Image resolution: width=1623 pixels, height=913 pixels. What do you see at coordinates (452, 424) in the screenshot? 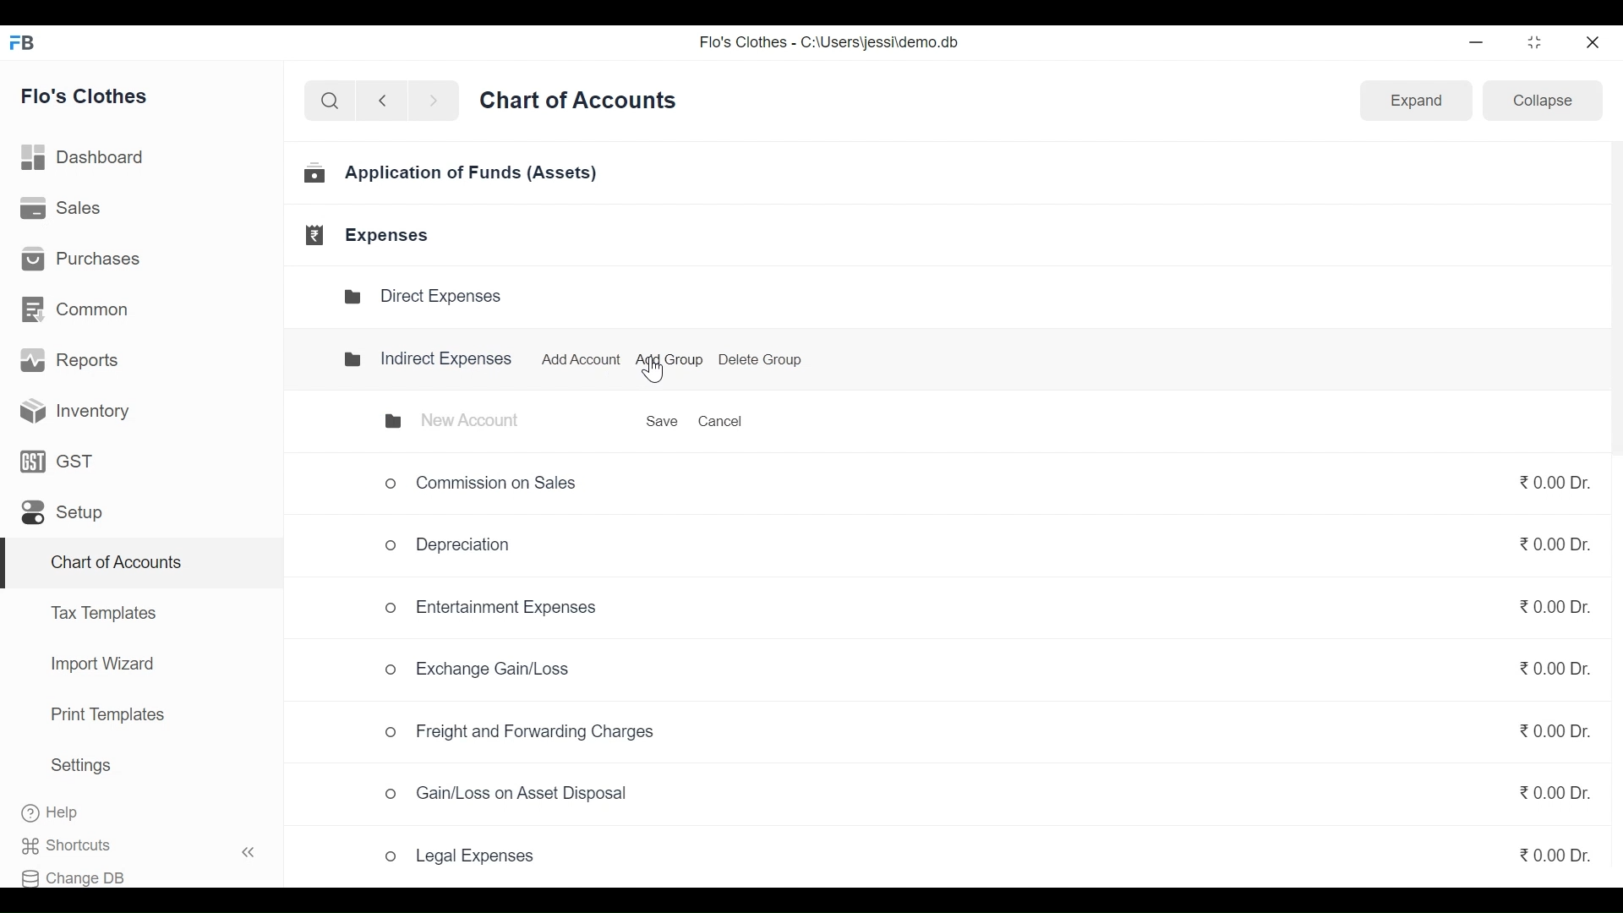
I see `New Account` at bounding box center [452, 424].